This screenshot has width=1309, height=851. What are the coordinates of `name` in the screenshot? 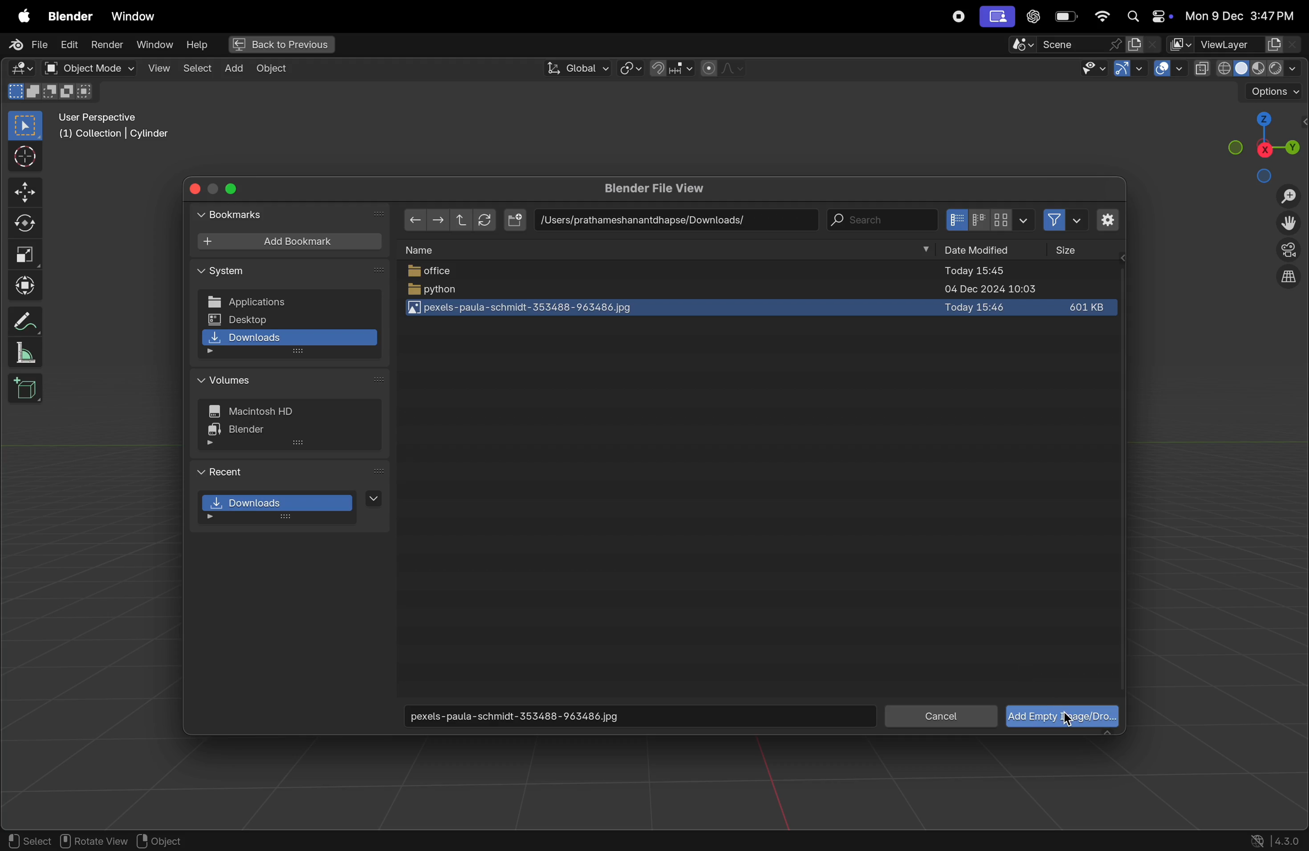 It's located at (426, 250).